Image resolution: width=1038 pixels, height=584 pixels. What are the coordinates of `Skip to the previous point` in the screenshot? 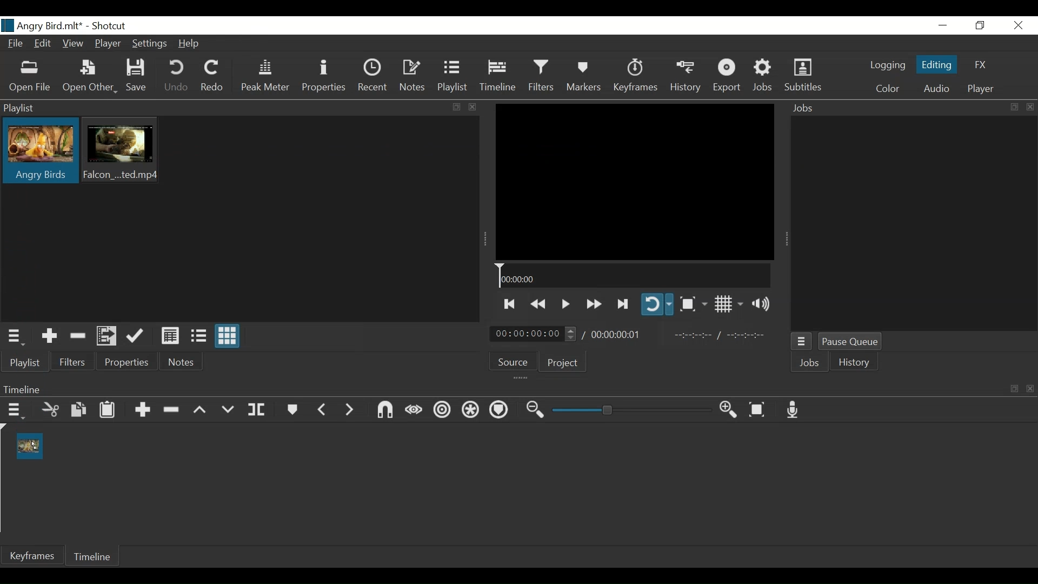 It's located at (510, 303).